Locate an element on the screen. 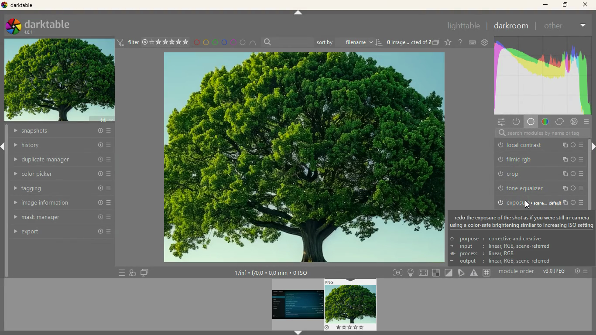 The height and width of the screenshot is (335, 596). duplicate manager is located at coordinates (60, 159).